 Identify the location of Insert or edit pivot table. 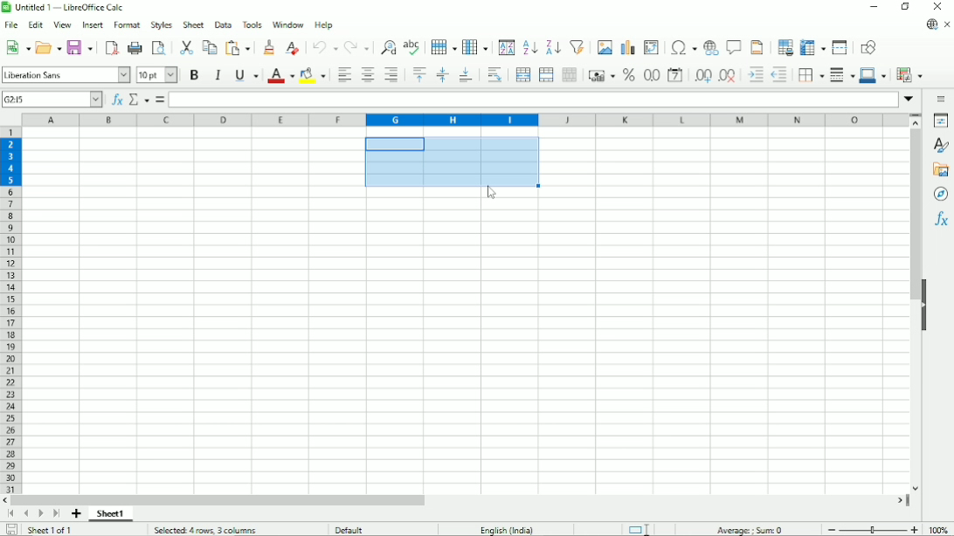
(651, 47).